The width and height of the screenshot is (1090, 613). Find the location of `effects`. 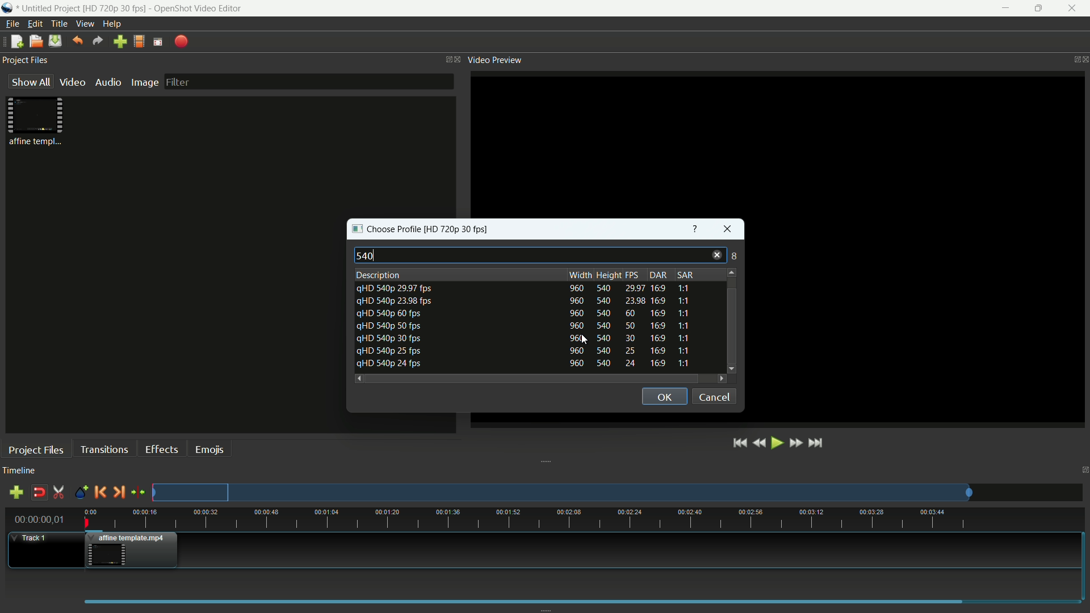

effects is located at coordinates (161, 449).